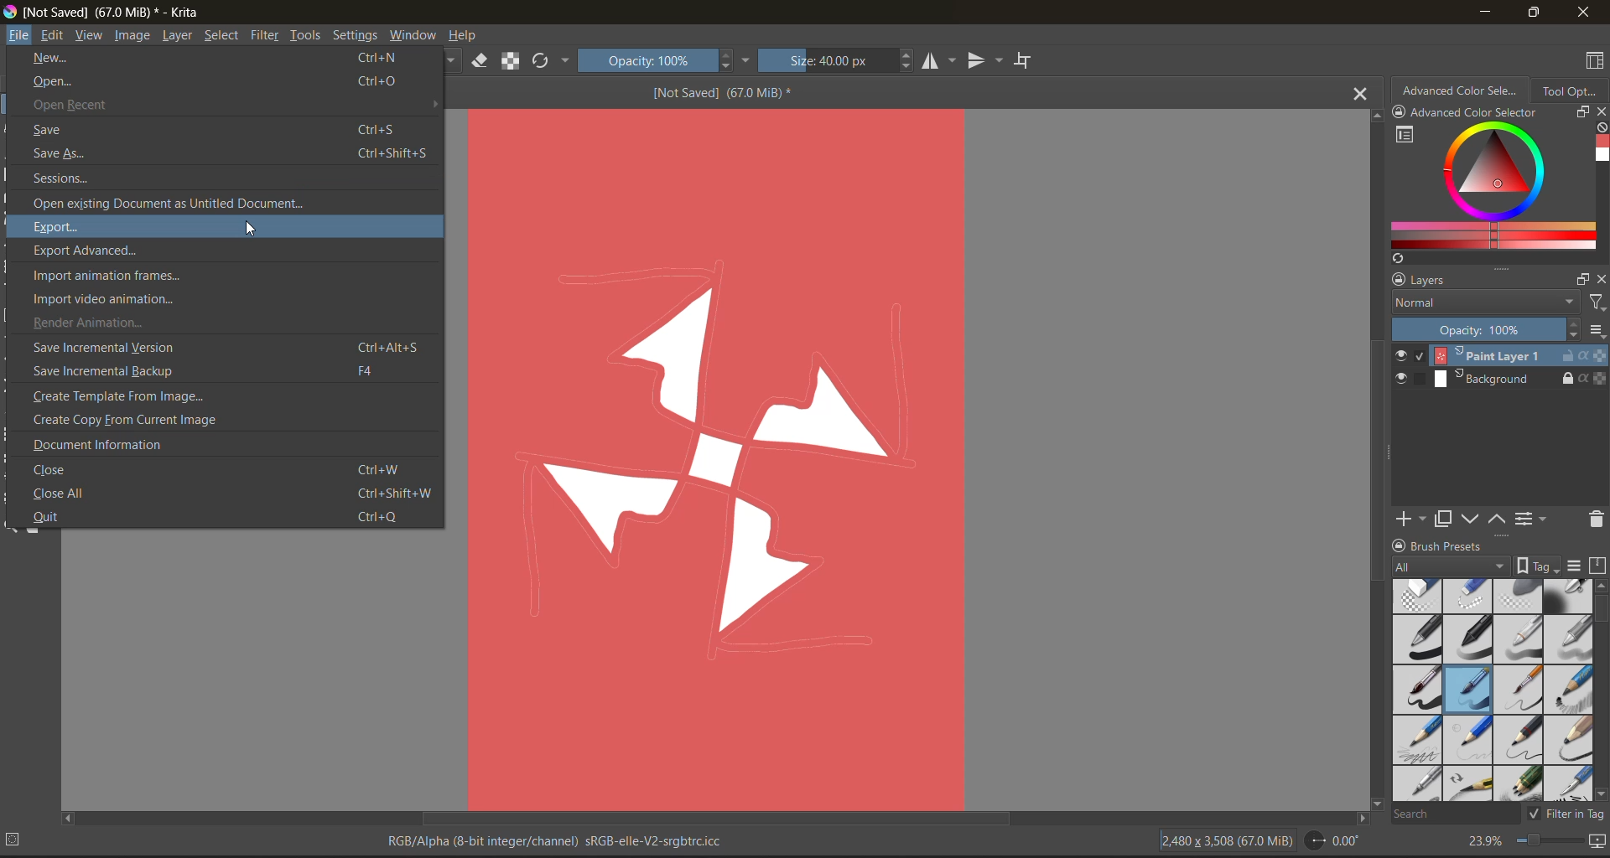 This screenshot has width=1610, height=858. Describe the element at coordinates (179, 300) in the screenshot. I see `import video animation` at that location.